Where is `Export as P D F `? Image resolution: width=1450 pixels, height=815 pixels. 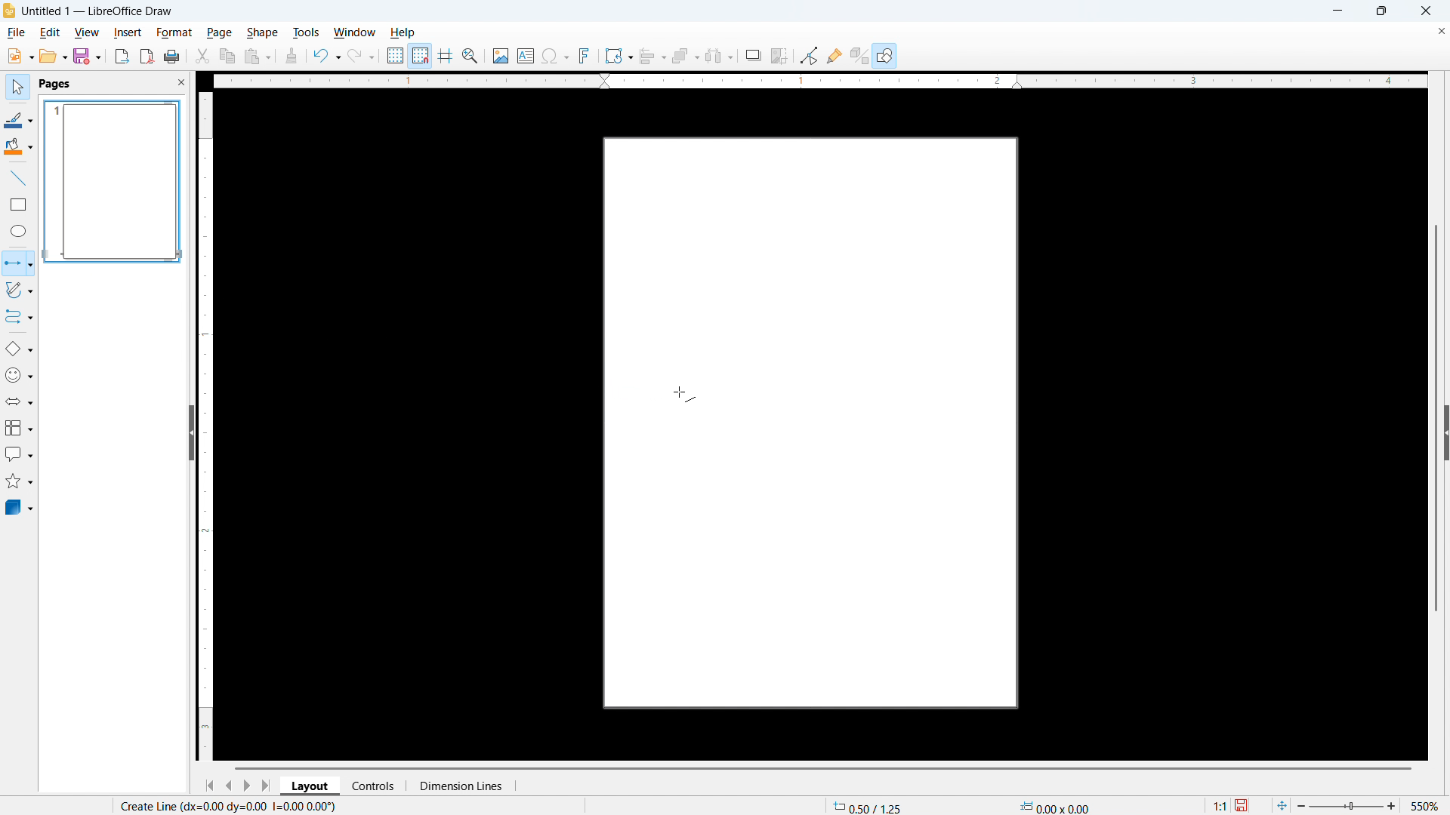 Export as P D F  is located at coordinates (147, 56).